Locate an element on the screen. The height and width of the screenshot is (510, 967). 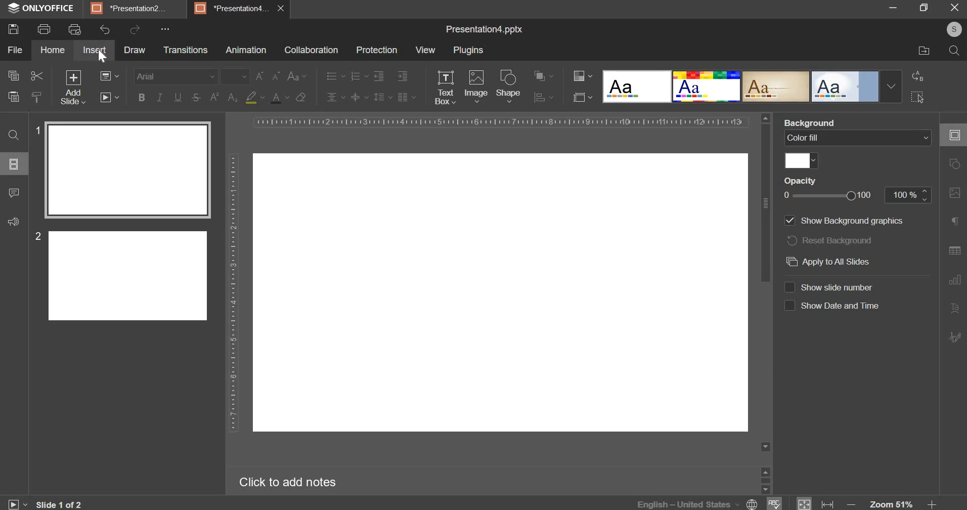
strikethrough is located at coordinates (195, 98).